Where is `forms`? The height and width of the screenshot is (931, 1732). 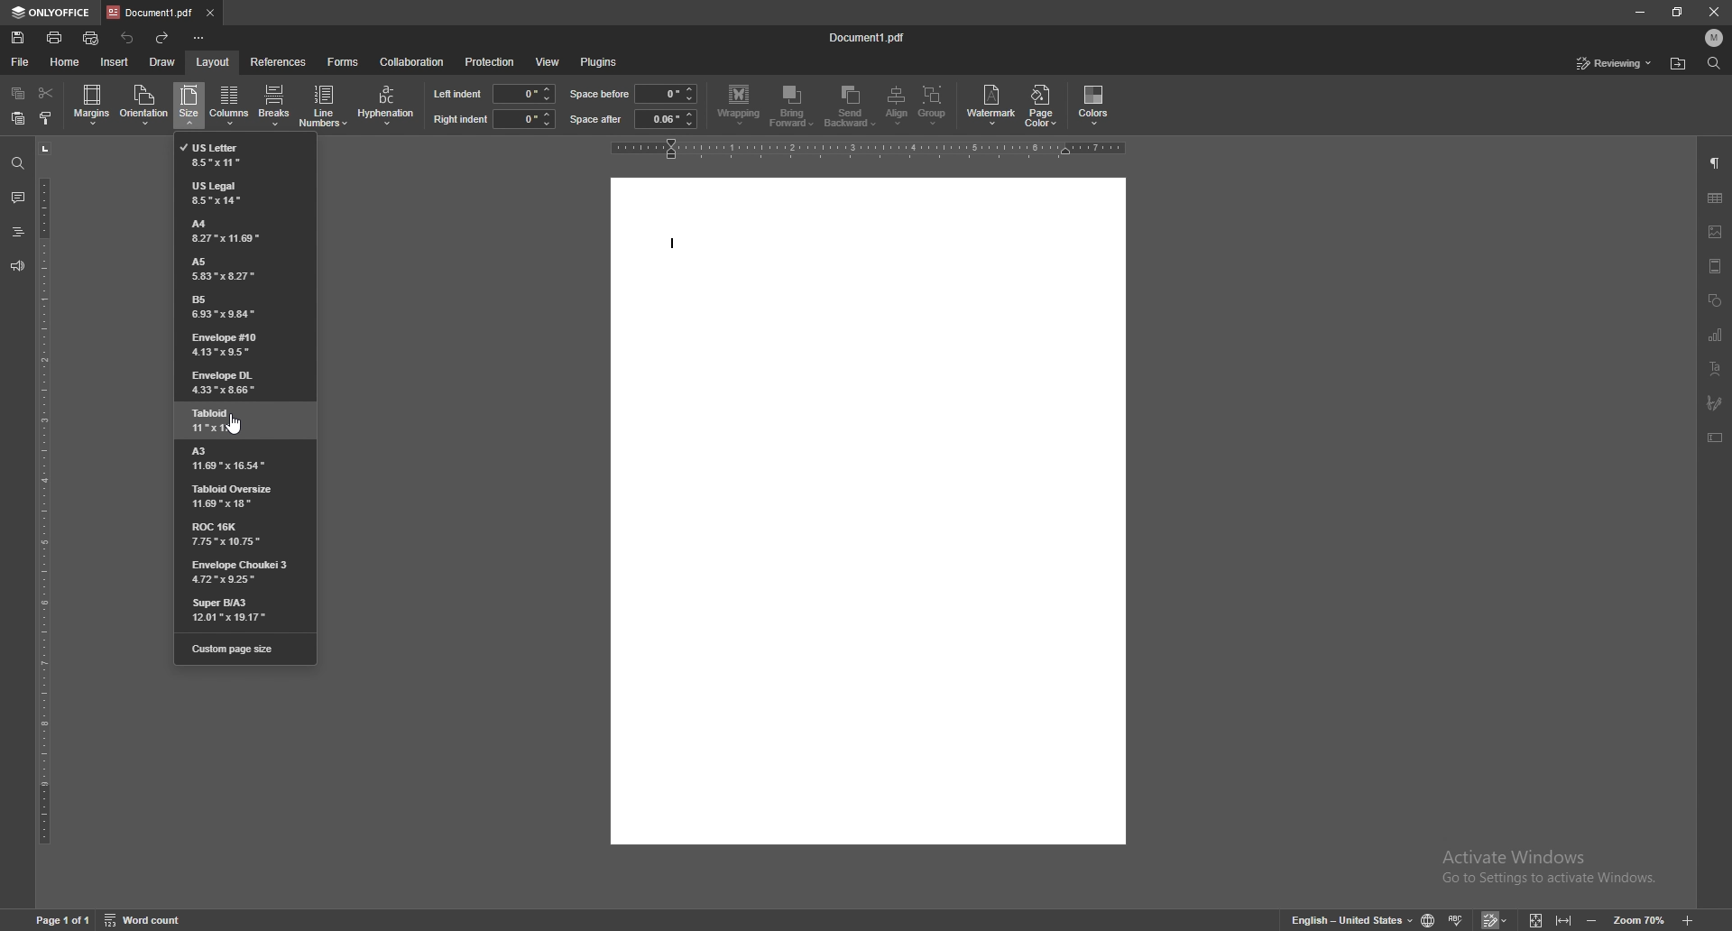
forms is located at coordinates (344, 62).